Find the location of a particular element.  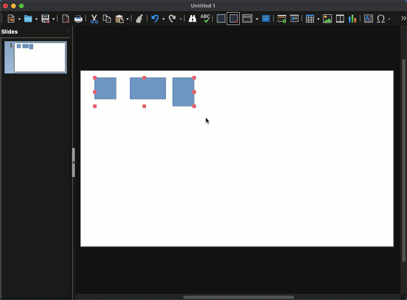

Redo is located at coordinates (157, 19).